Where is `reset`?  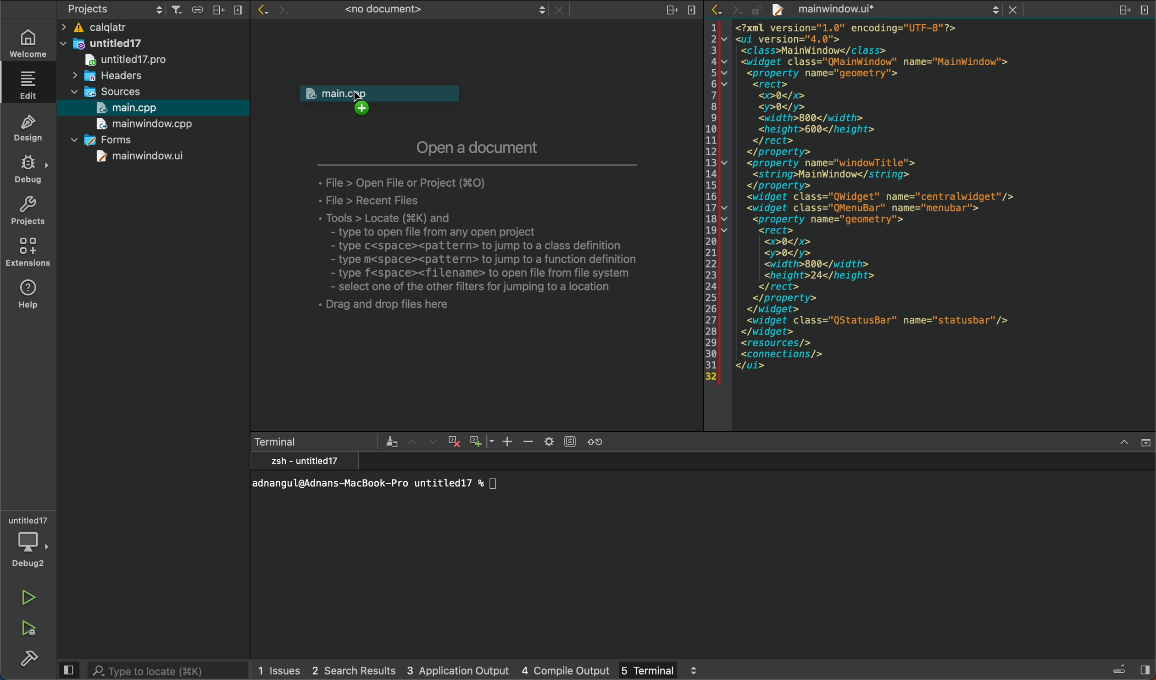 reset is located at coordinates (602, 441).